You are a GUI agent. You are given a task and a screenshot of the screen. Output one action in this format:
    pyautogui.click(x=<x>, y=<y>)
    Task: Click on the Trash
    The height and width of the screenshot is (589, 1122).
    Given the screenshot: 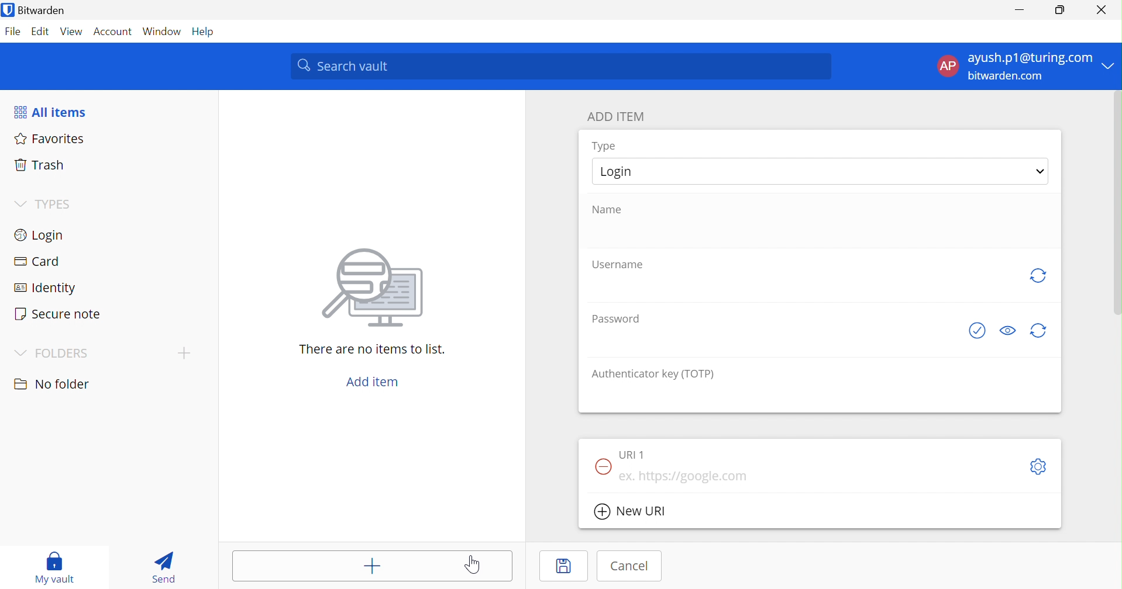 What is the action you would take?
    pyautogui.click(x=37, y=165)
    